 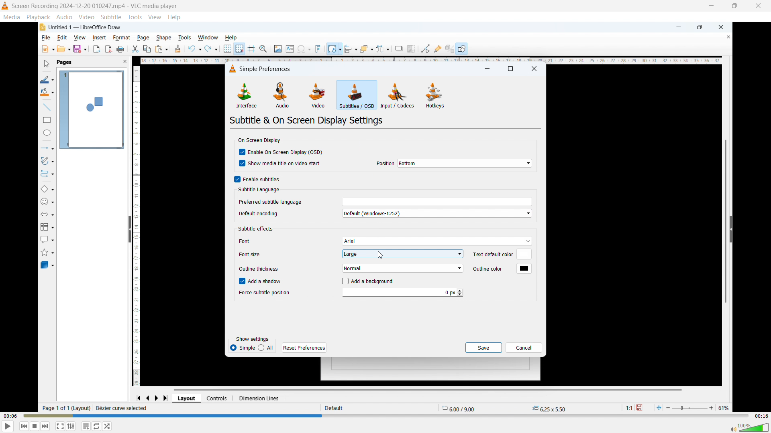 I want to click on Input or codecs , so click(x=398, y=96).